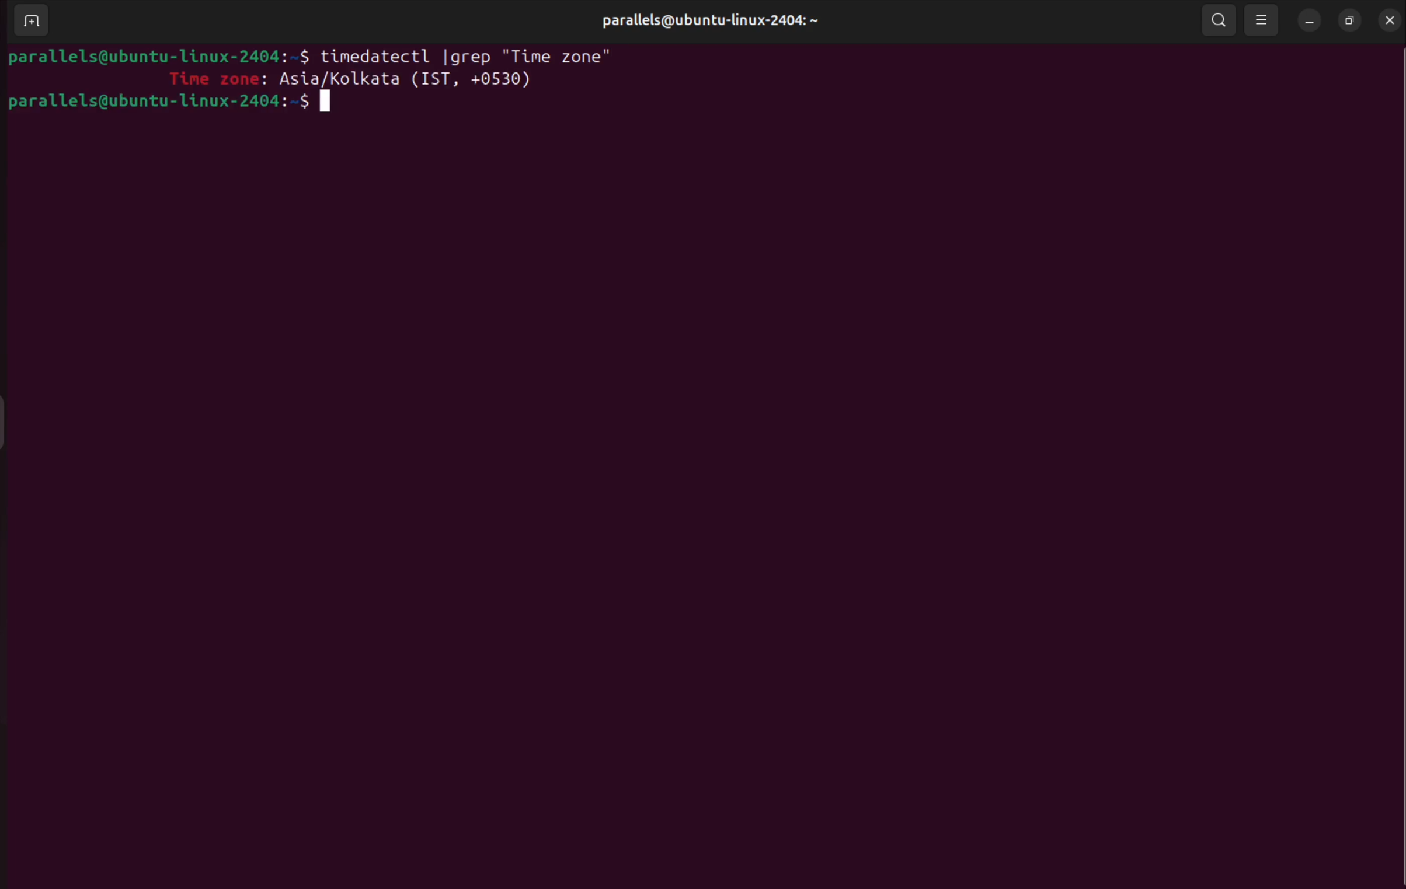 The image size is (1406, 889). I want to click on parallels@ubuntu-linux-2404:-$, so click(173, 107).